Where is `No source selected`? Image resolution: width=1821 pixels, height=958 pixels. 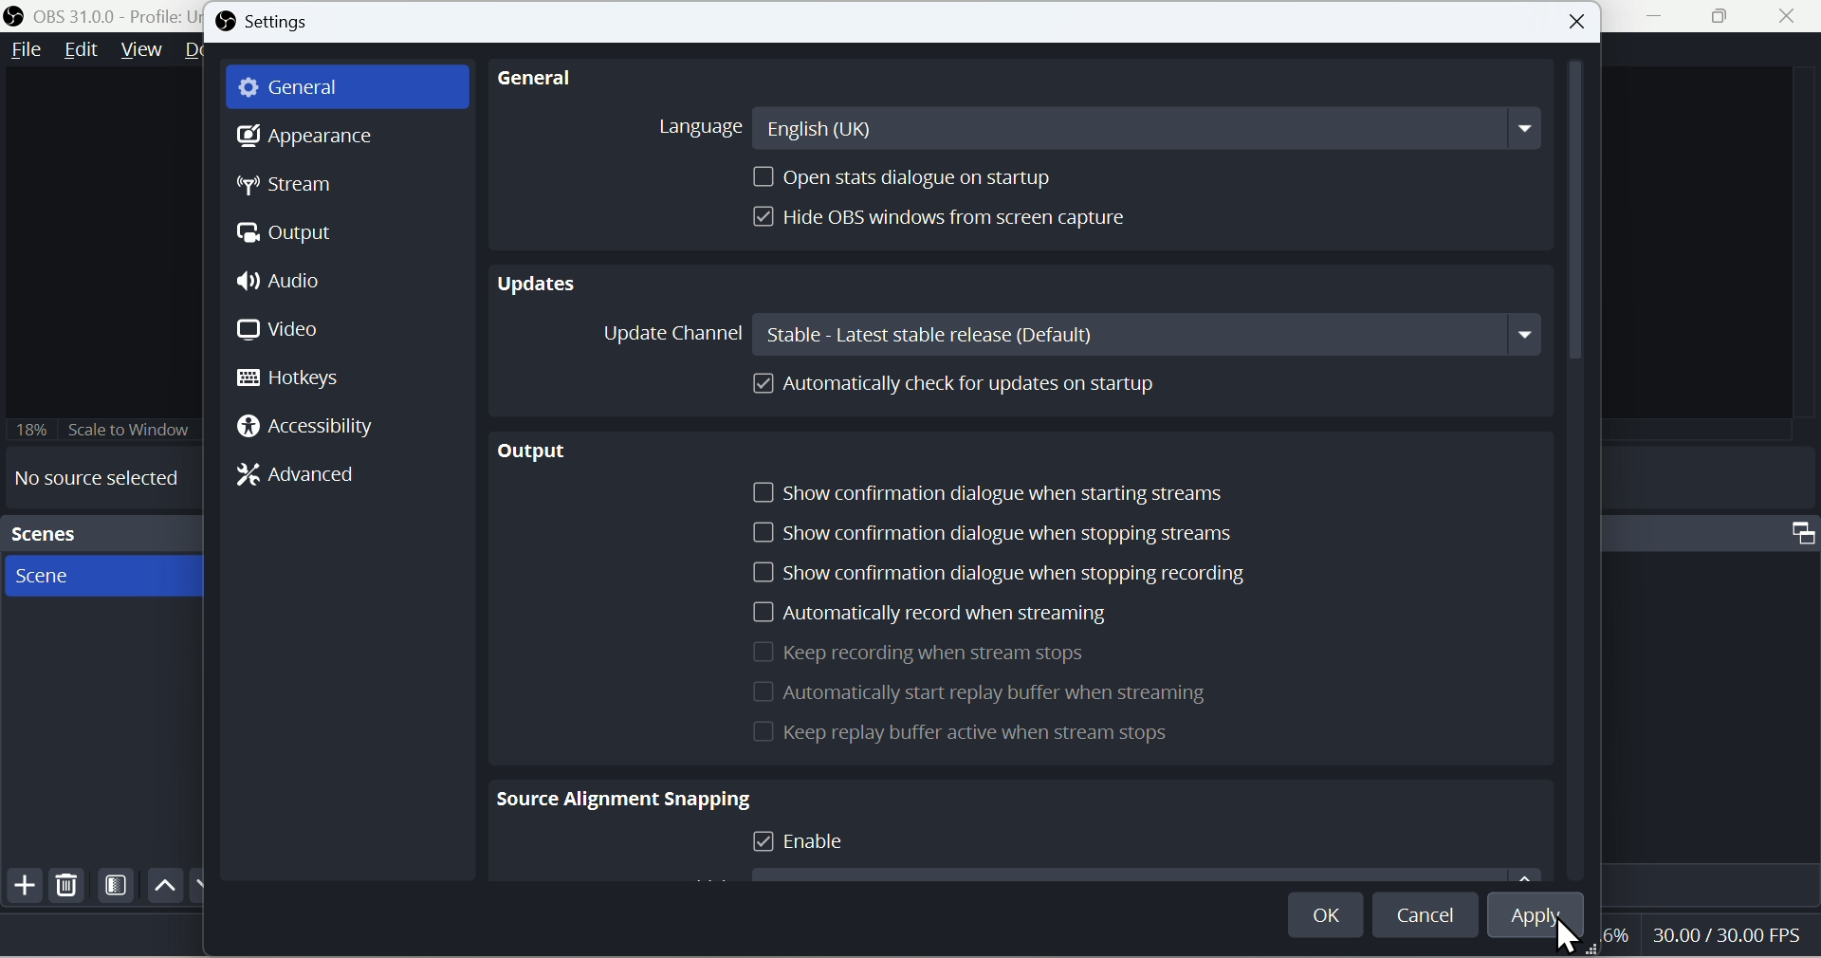 No source selected is located at coordinates (102, 480).